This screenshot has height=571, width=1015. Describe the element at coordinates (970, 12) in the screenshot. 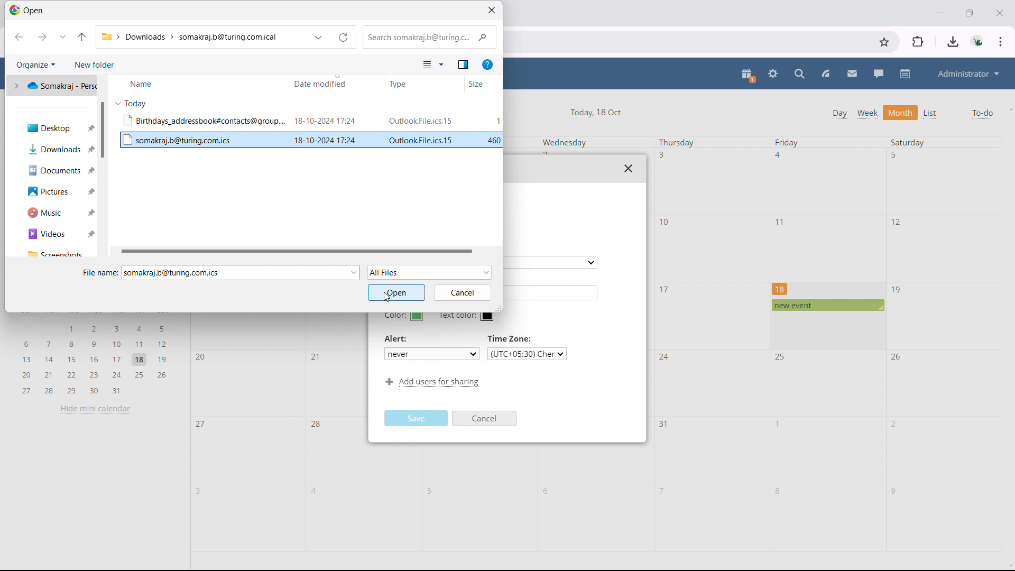

I see `maximize` at that location.